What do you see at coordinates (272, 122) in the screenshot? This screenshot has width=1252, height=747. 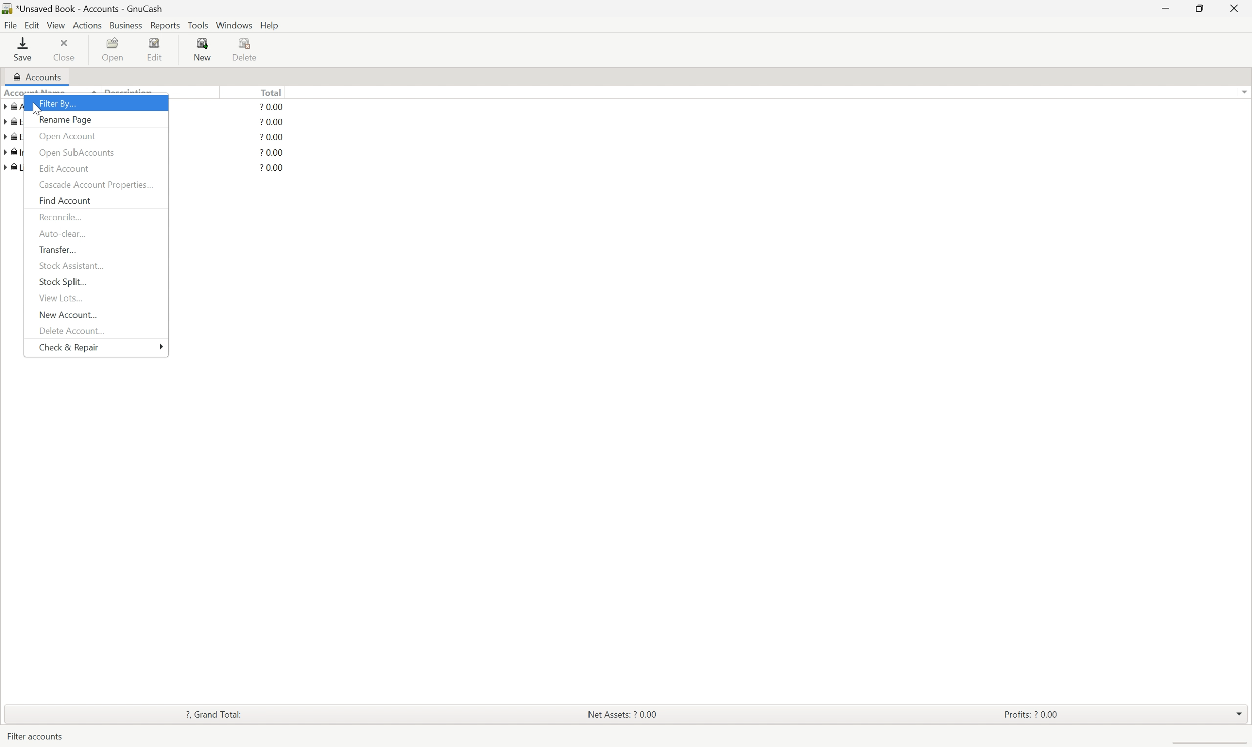 I see `? 0.00` at bounding box center [272, 122].